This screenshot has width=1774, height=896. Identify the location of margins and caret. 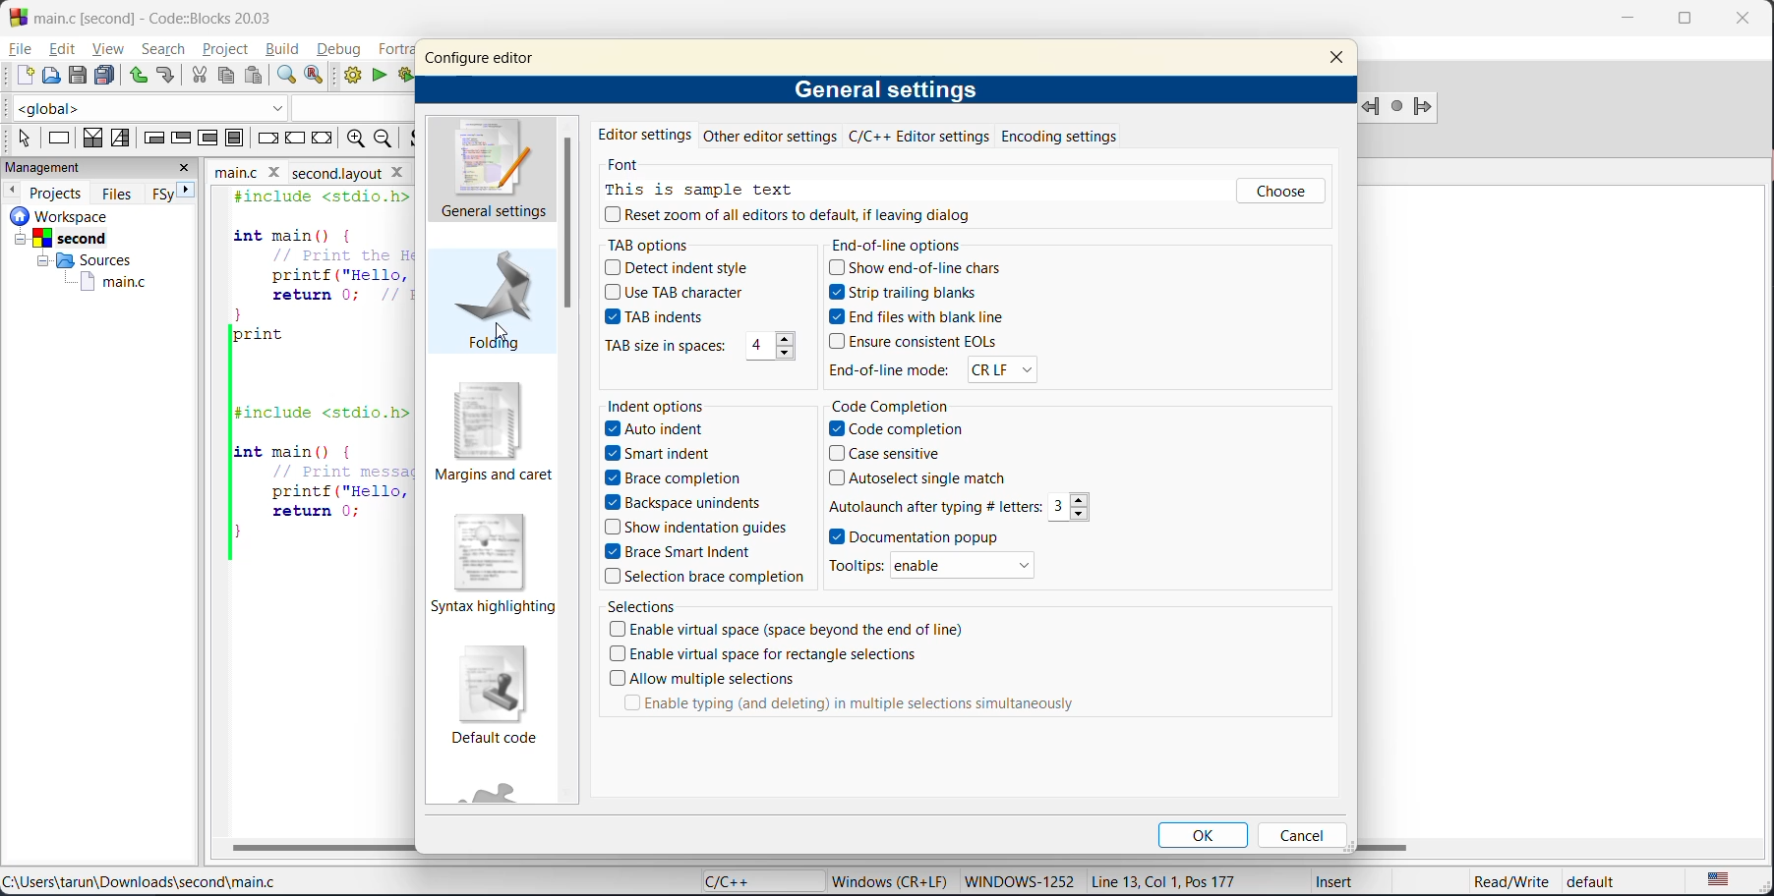
(493, 432).